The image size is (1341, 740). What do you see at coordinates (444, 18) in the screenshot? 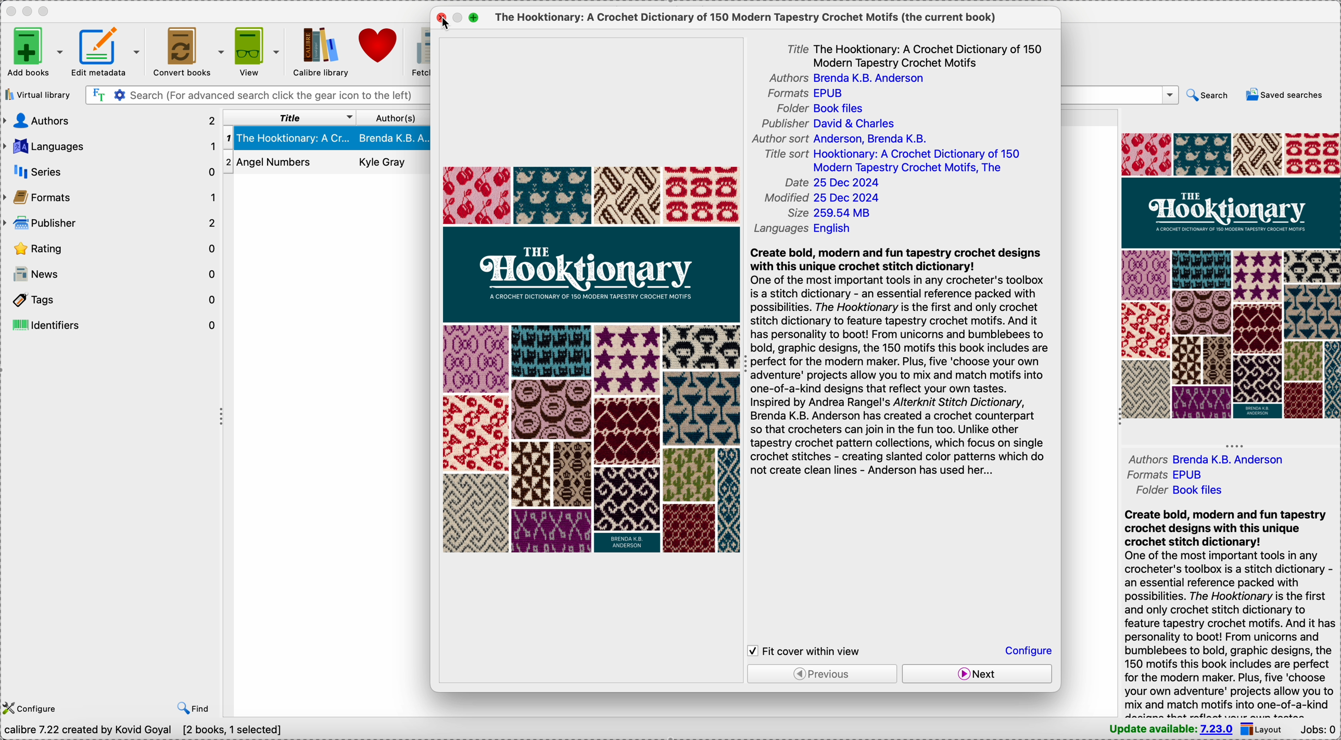
I see `click close` at bounding box center [444, 18].